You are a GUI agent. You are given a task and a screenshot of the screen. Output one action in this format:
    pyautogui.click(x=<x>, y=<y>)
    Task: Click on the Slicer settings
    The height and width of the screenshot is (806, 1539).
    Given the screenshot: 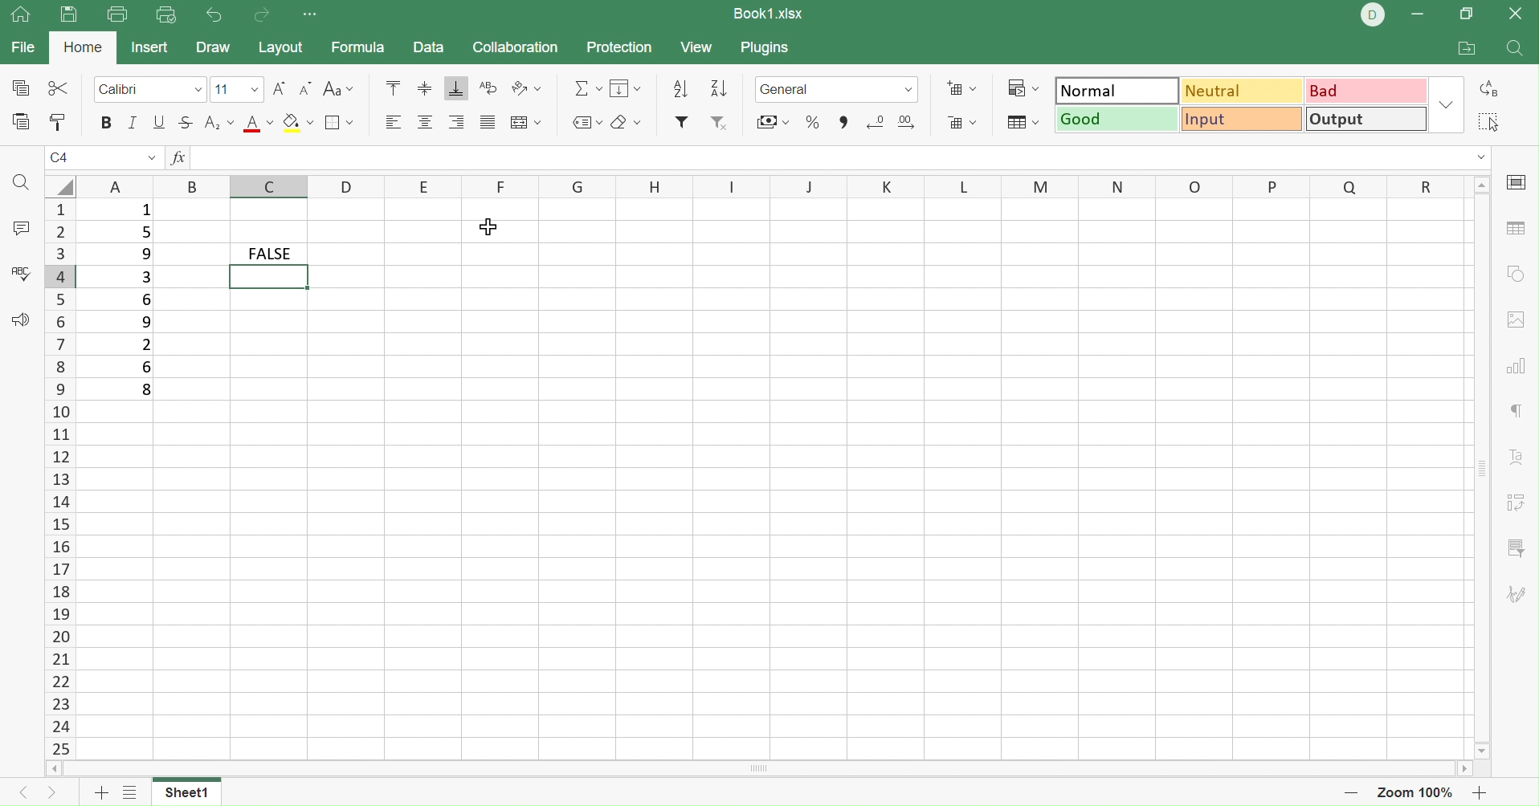 What is the action you would take?
    pyautogui.click(x=1521, y=547)
    